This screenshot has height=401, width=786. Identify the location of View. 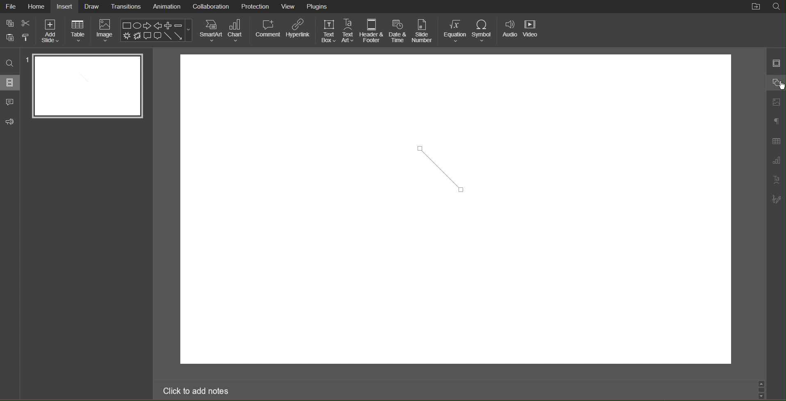
(289, 7).